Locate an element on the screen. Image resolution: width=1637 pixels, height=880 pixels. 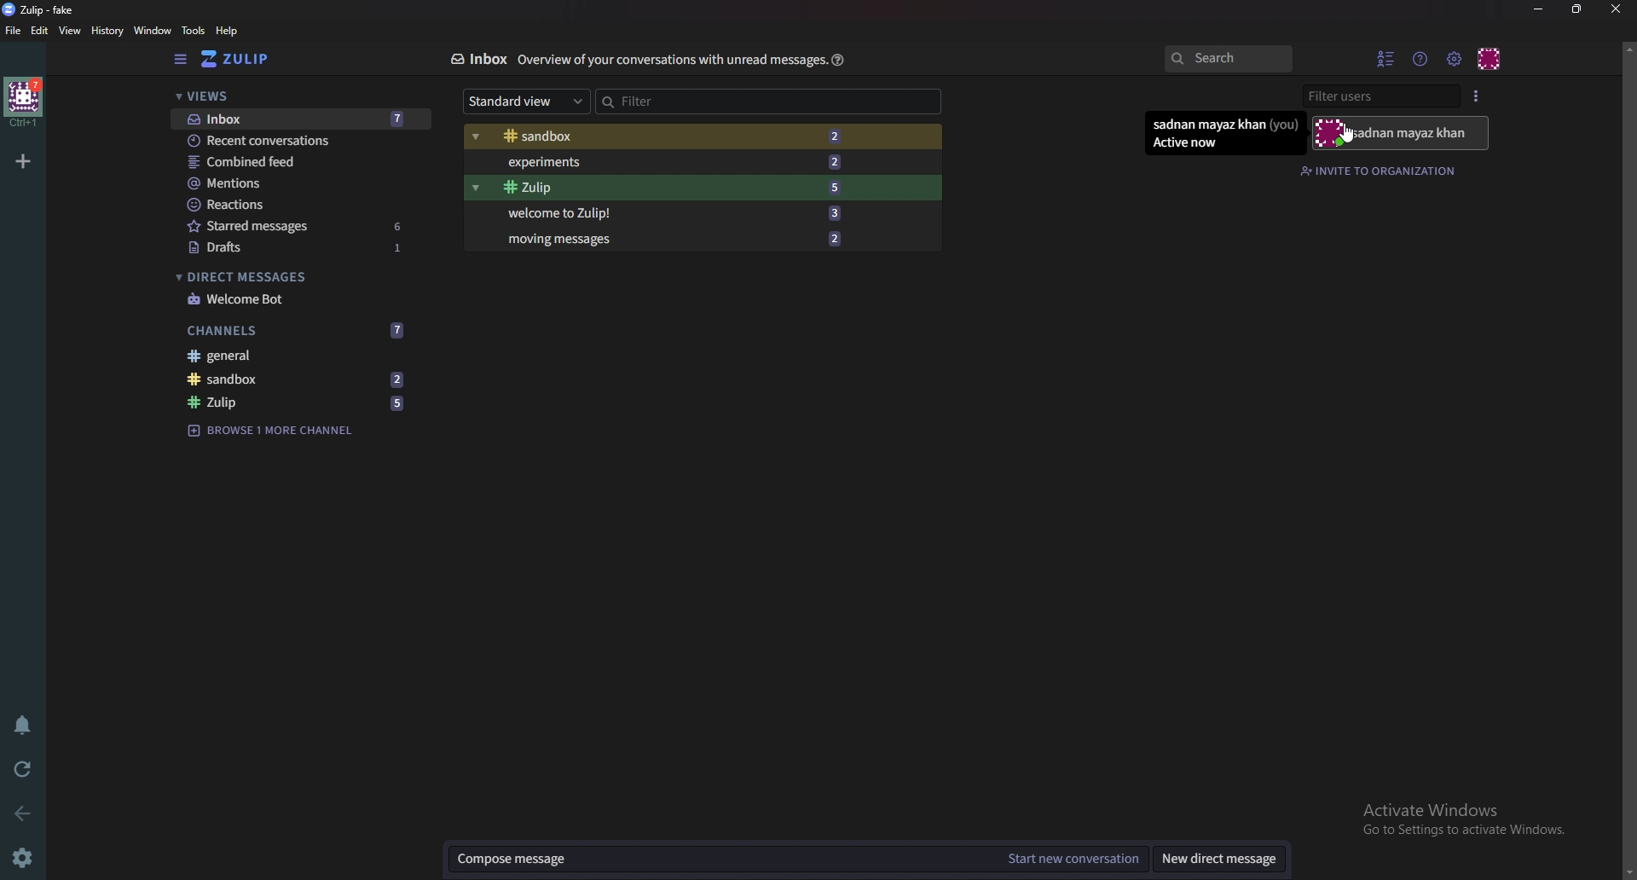
Zulip is located at coordinates (38, 10).